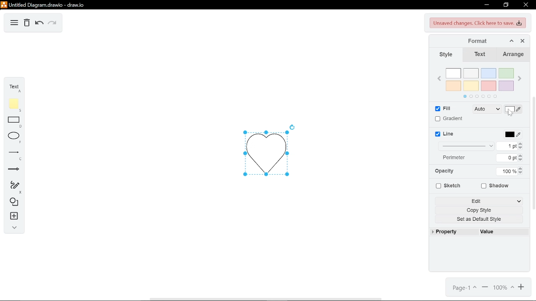 The width and height of the screenshot is (536, 301). What do you see at coordinates (13, 202) in the screenshot?
I see `shapes` at bounding box center [13, 202].